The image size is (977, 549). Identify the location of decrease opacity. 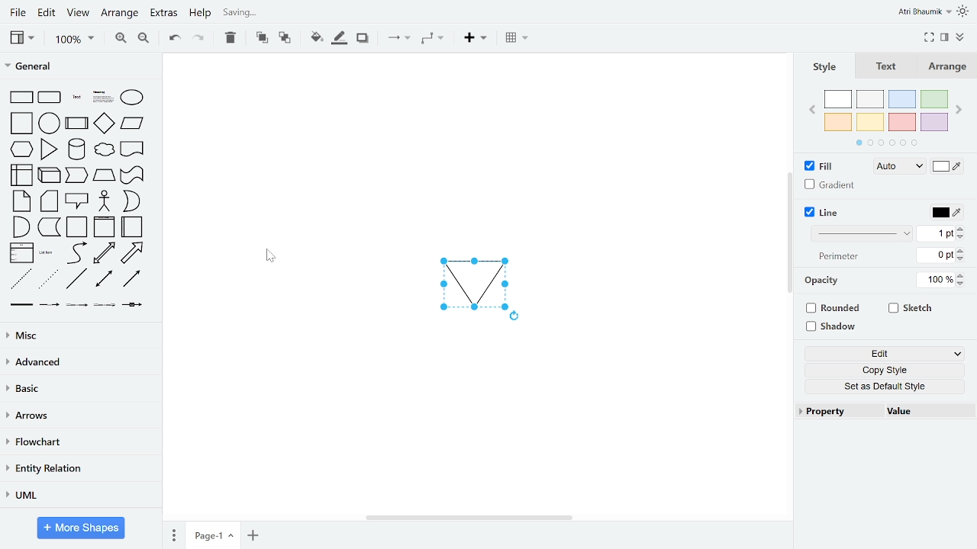
(963, 284).